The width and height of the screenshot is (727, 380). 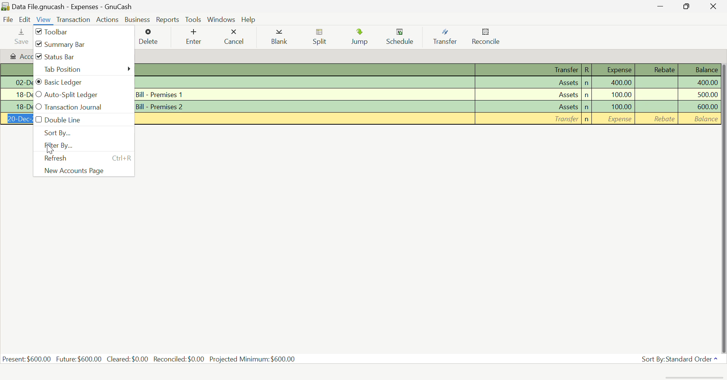 I want to click on Help, so click(x=248, y=19).